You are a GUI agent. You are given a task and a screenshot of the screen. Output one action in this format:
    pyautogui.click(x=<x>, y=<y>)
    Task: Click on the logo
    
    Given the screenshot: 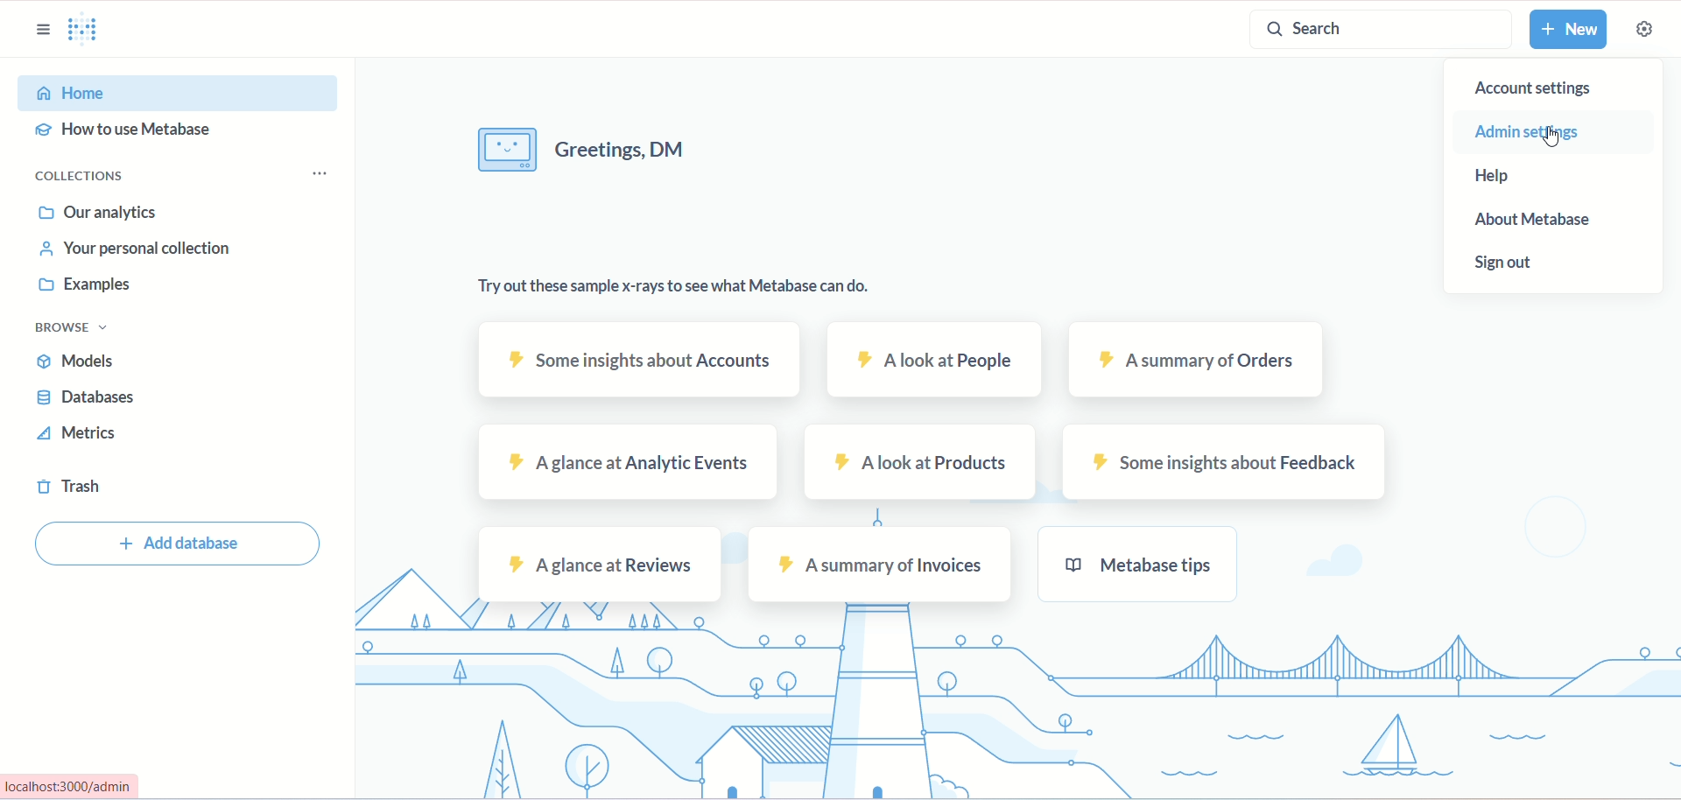 What is the action you would take?
    pyautogui.click(x=83, y=31)
    